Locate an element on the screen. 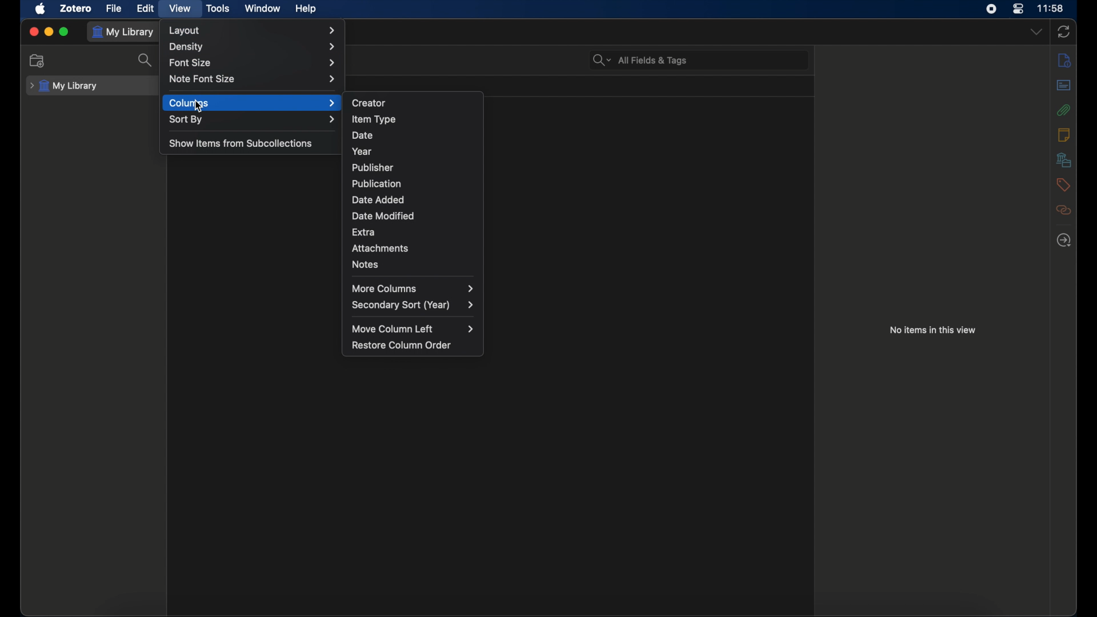 The image size is (1097, 617). file is located at coordinates (114, 8).